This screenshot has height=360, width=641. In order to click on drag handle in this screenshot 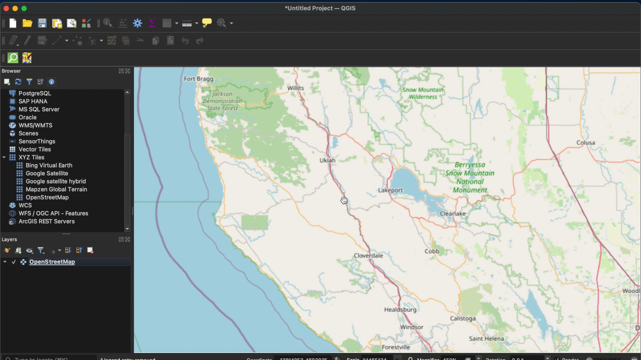, I will do `click(4, 59)`.